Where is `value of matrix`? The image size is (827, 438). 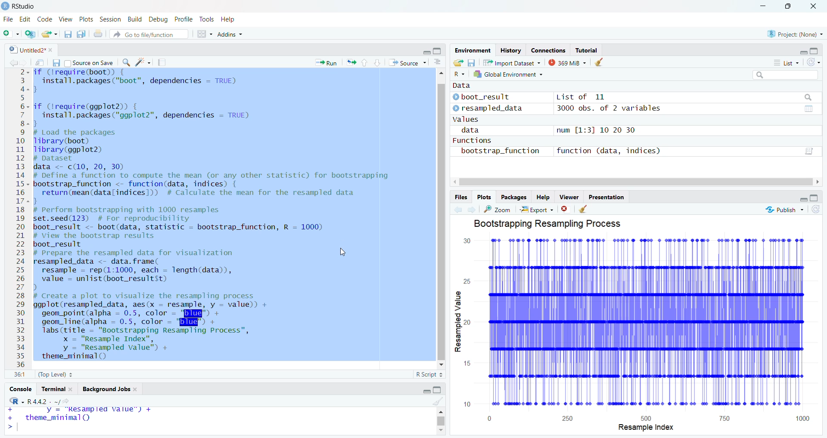
value of matrix is located at coordinates (810, 109).